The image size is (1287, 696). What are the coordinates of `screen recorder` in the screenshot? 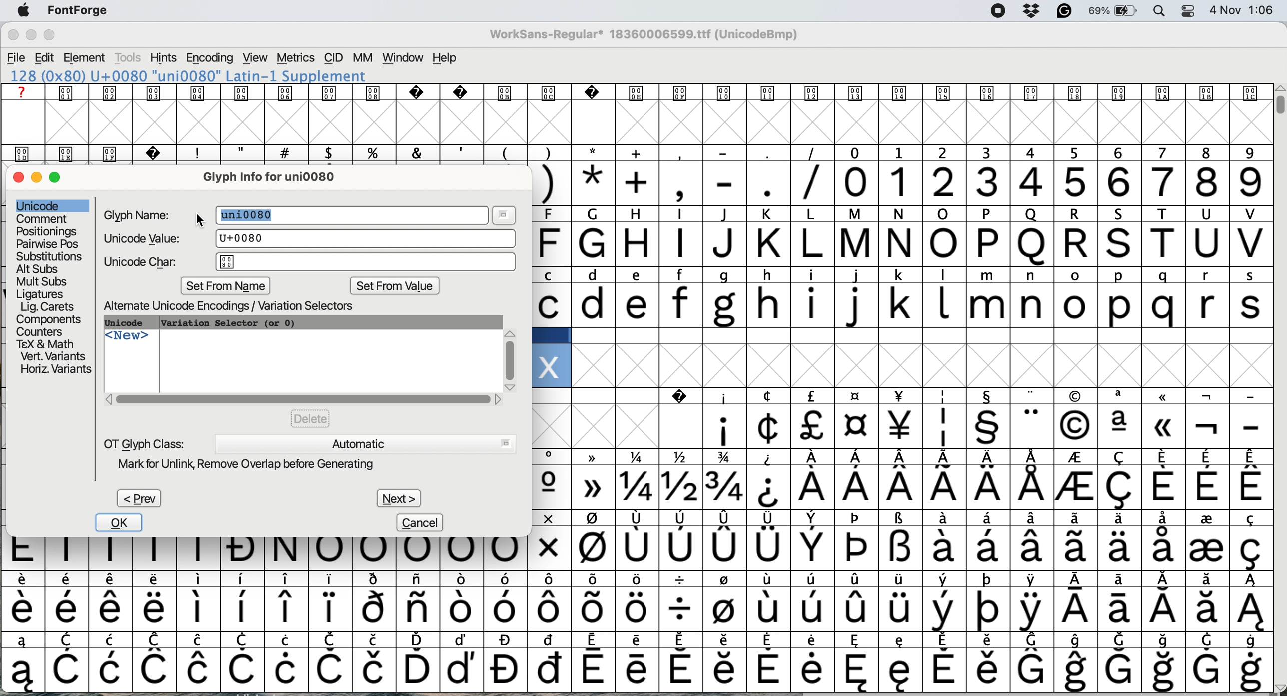 It's located at (994, 11).